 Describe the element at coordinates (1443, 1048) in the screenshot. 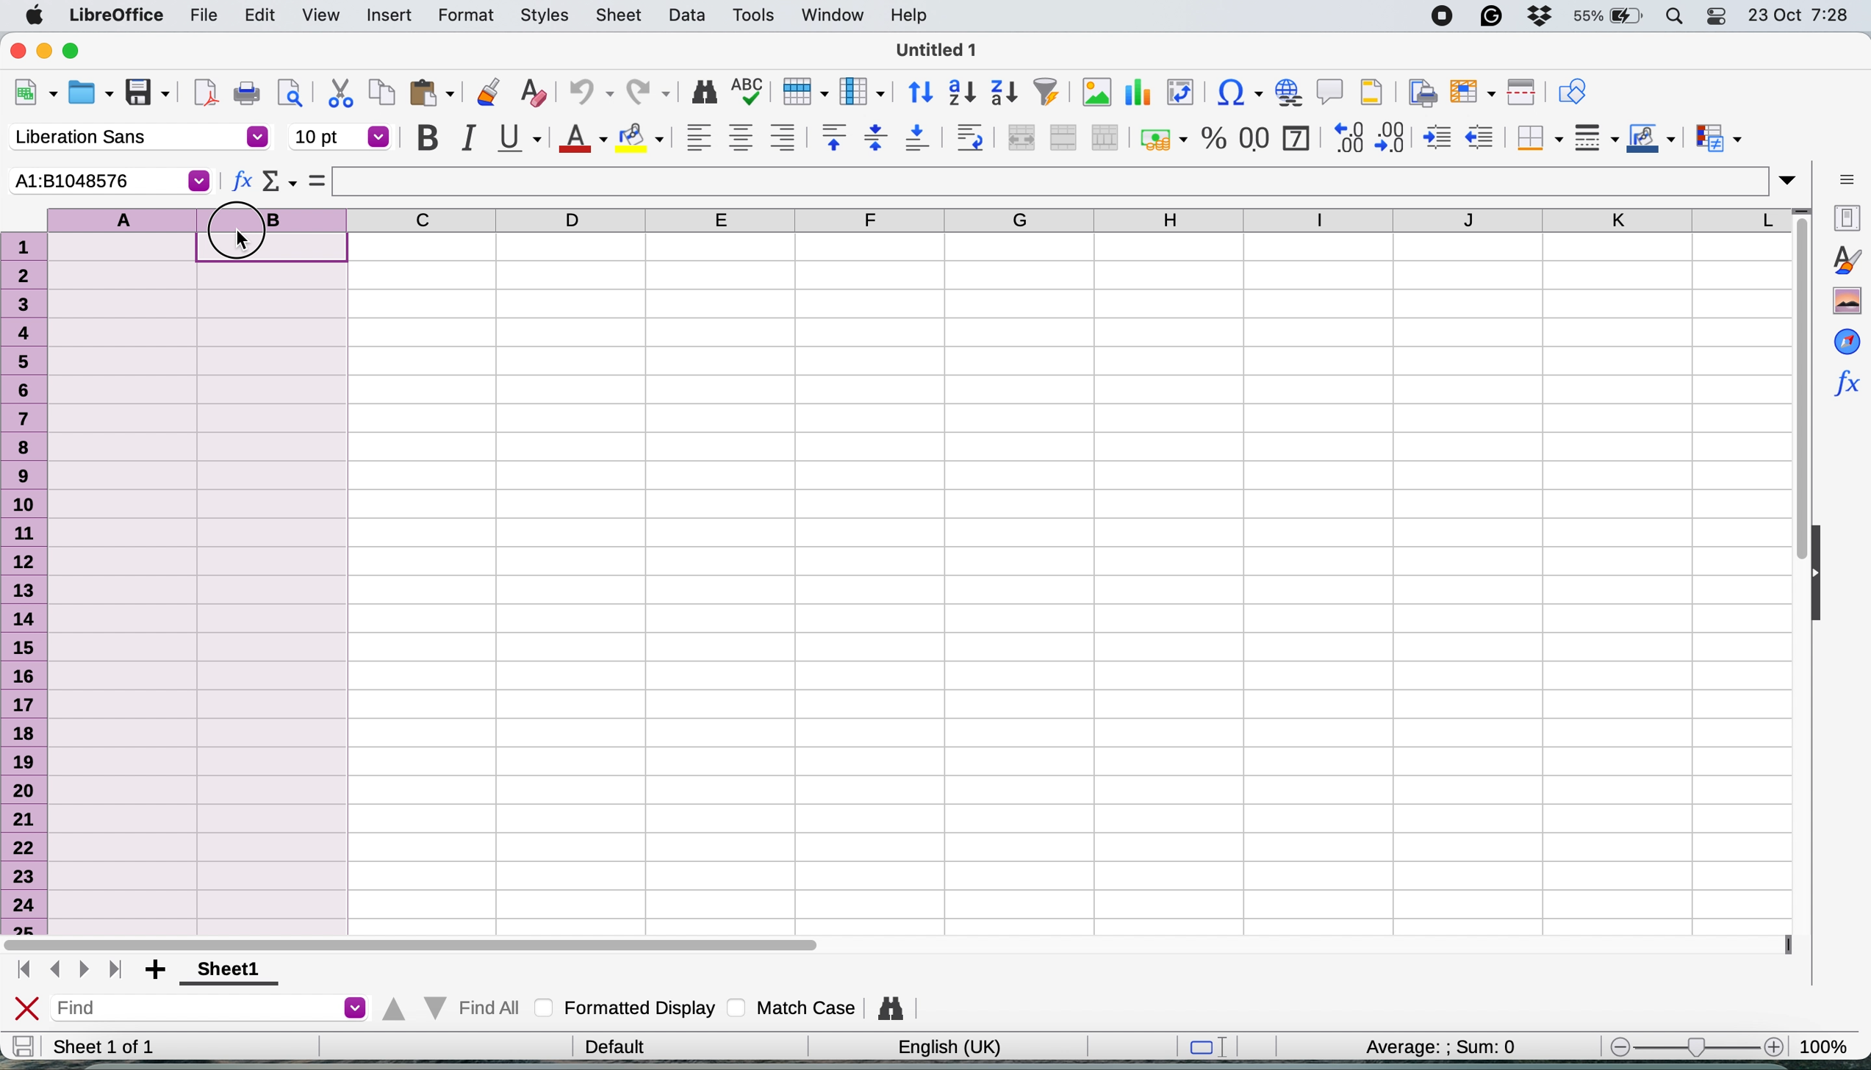

I see `average and sum` at that location.